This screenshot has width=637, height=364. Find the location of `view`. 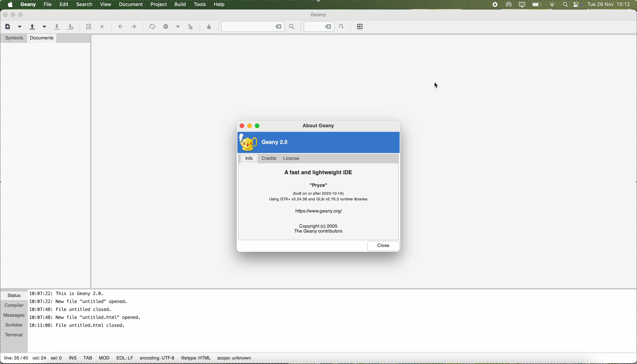

view is located at coordinates (107, 5).